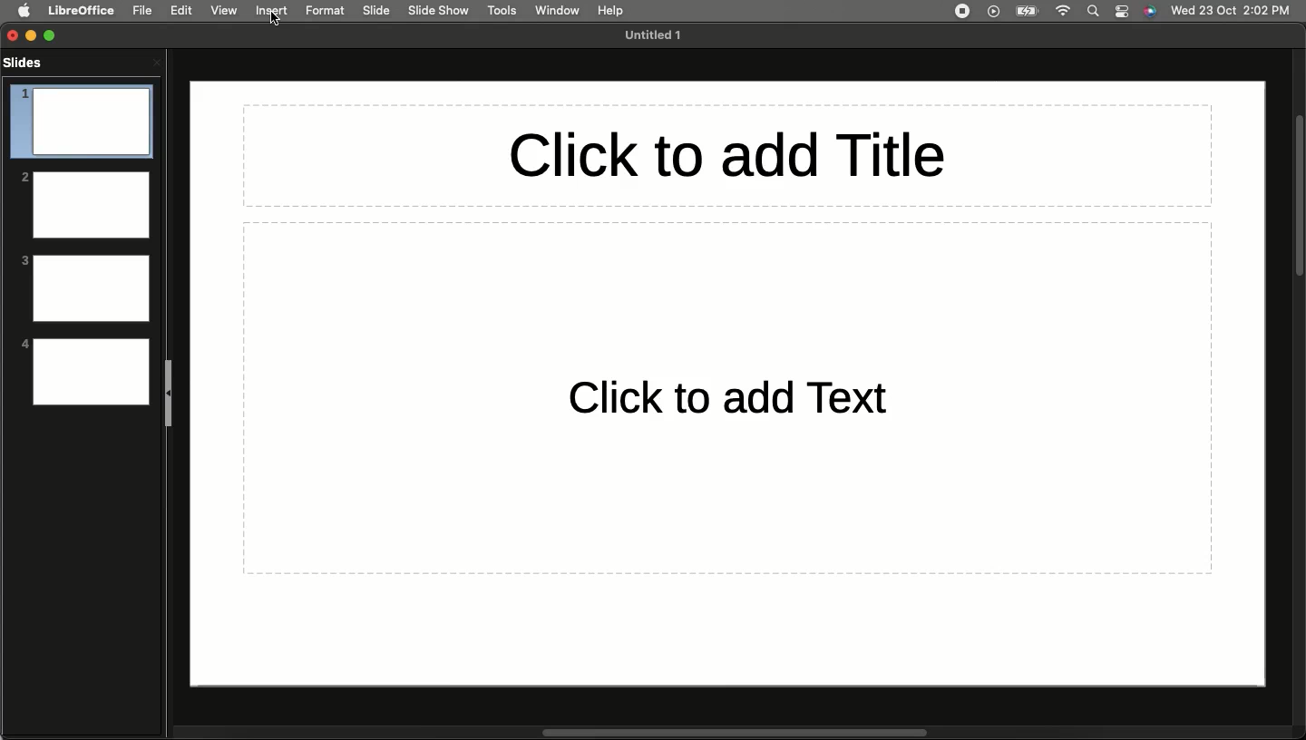 The image size is (1306, 740). What do you see at coordinates (1123, 12) in the screenshot?
I see `Notification bar` at bounding box center [1123, 12].